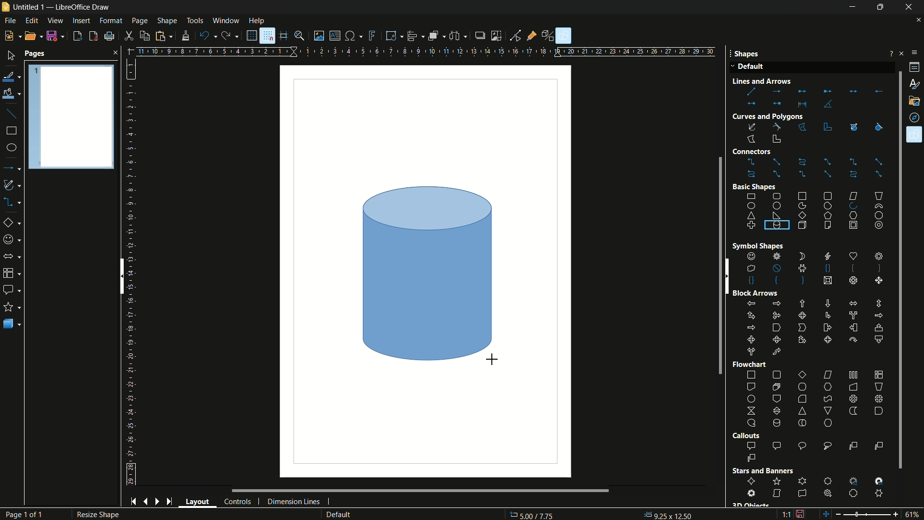 The height and width of the screenshot is (520, 924). I want to click on cut, so click(130, 36).